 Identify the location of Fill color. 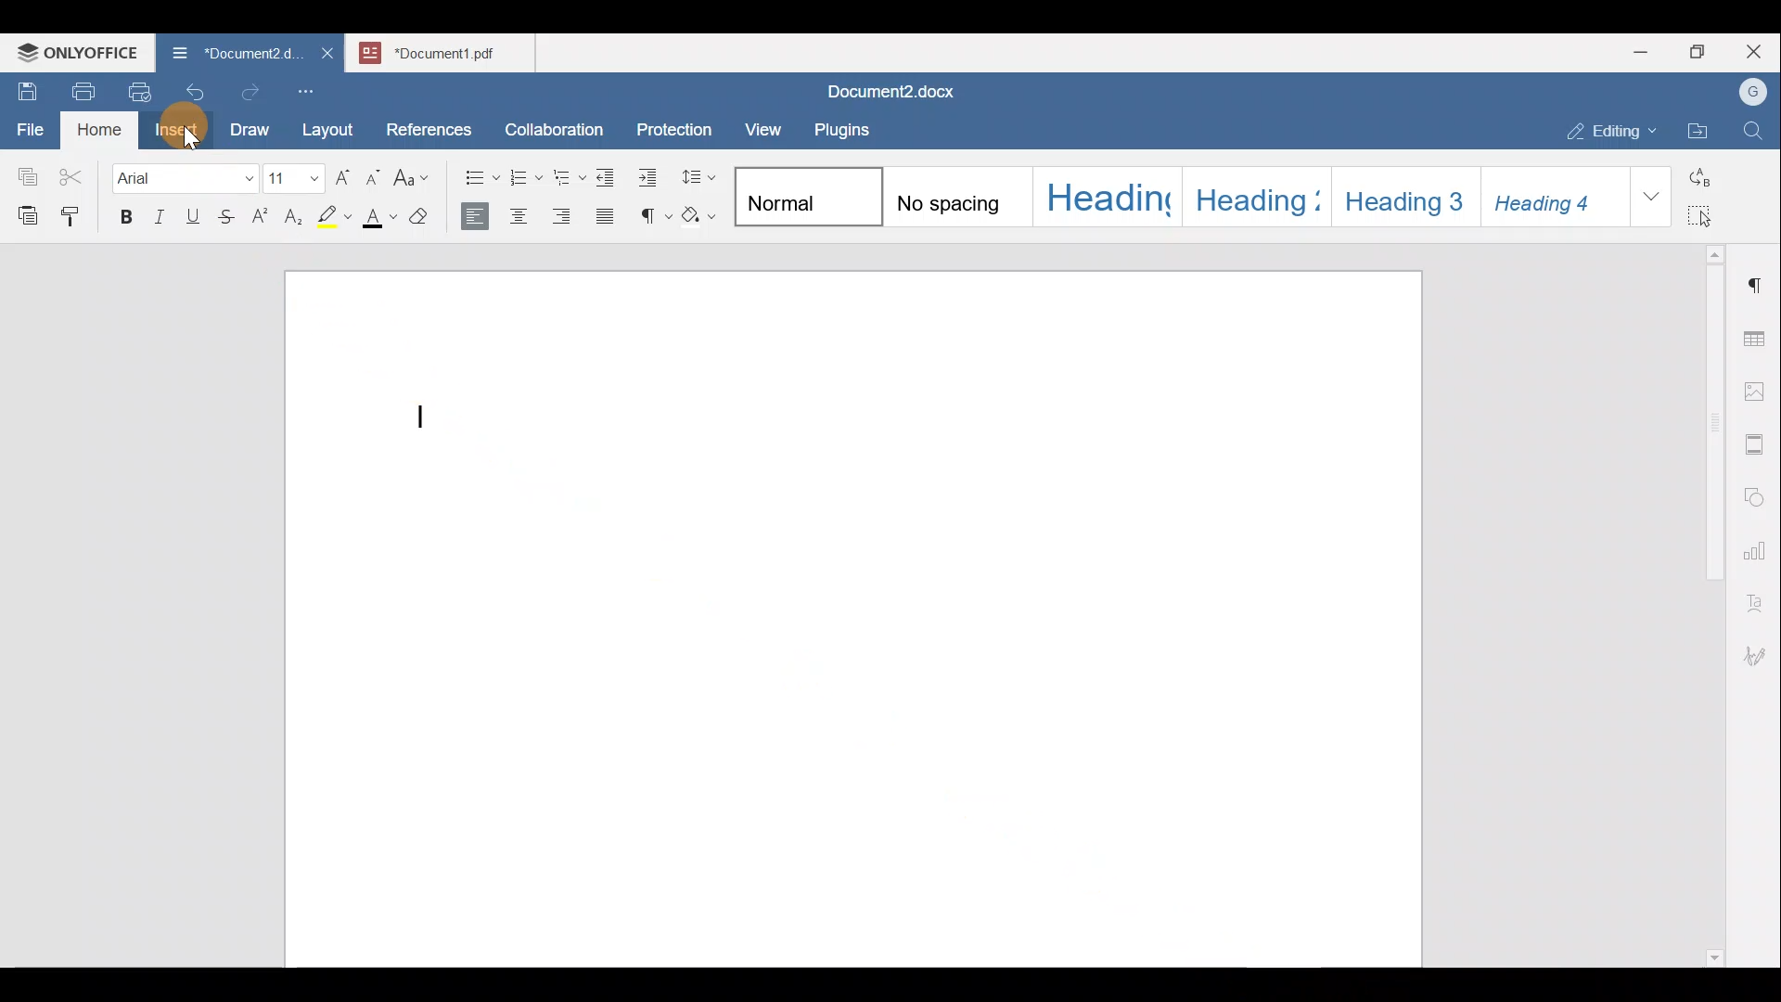
(379, 218).